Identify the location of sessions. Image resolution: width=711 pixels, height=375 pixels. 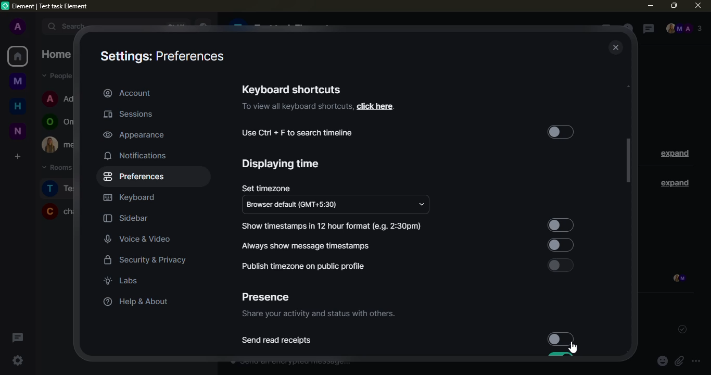
(132, 115).